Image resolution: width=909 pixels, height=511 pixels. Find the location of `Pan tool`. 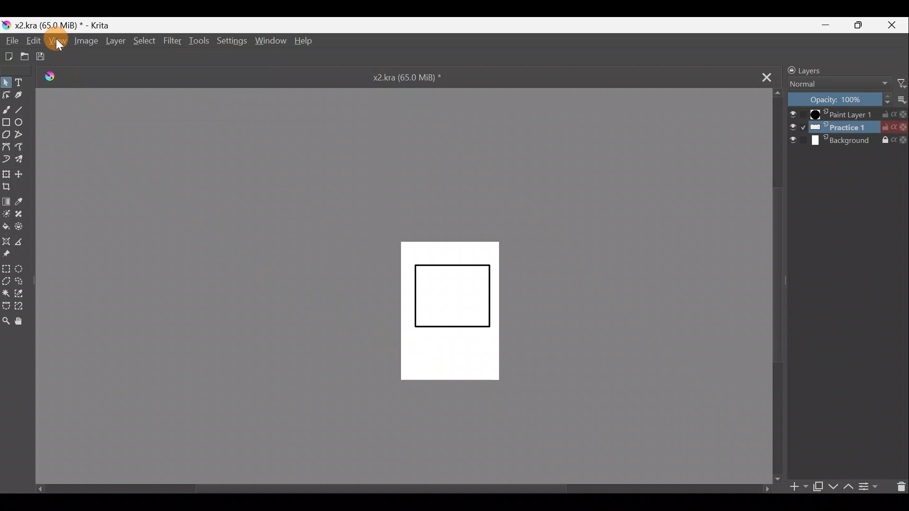

Pan tool is located at coordinates (26, 322).